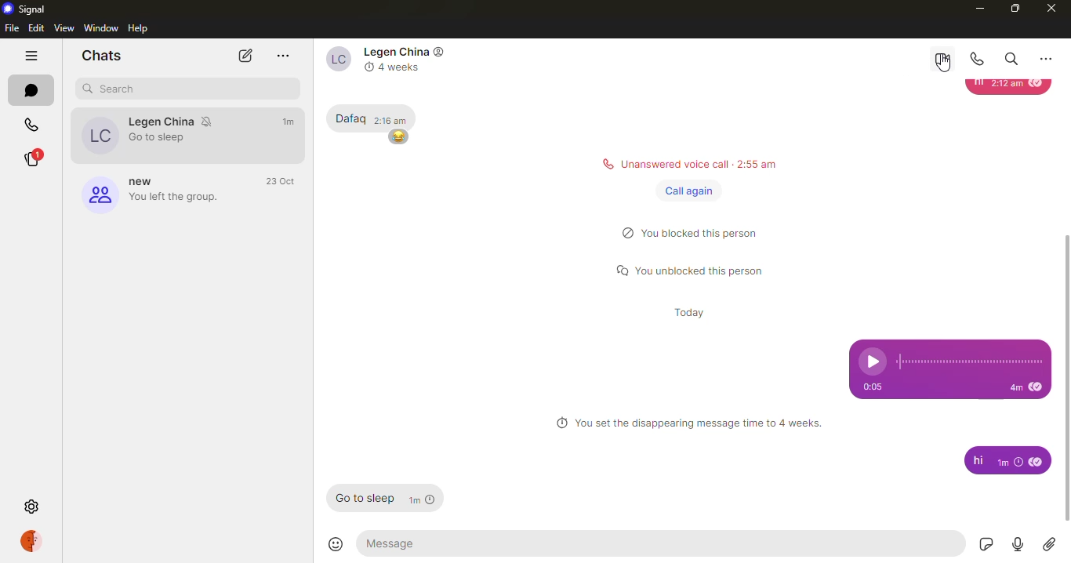  What do you see at coordinates (1011, 464) in the screenshot?
I see `1m` at bounding box center [1011, 464].